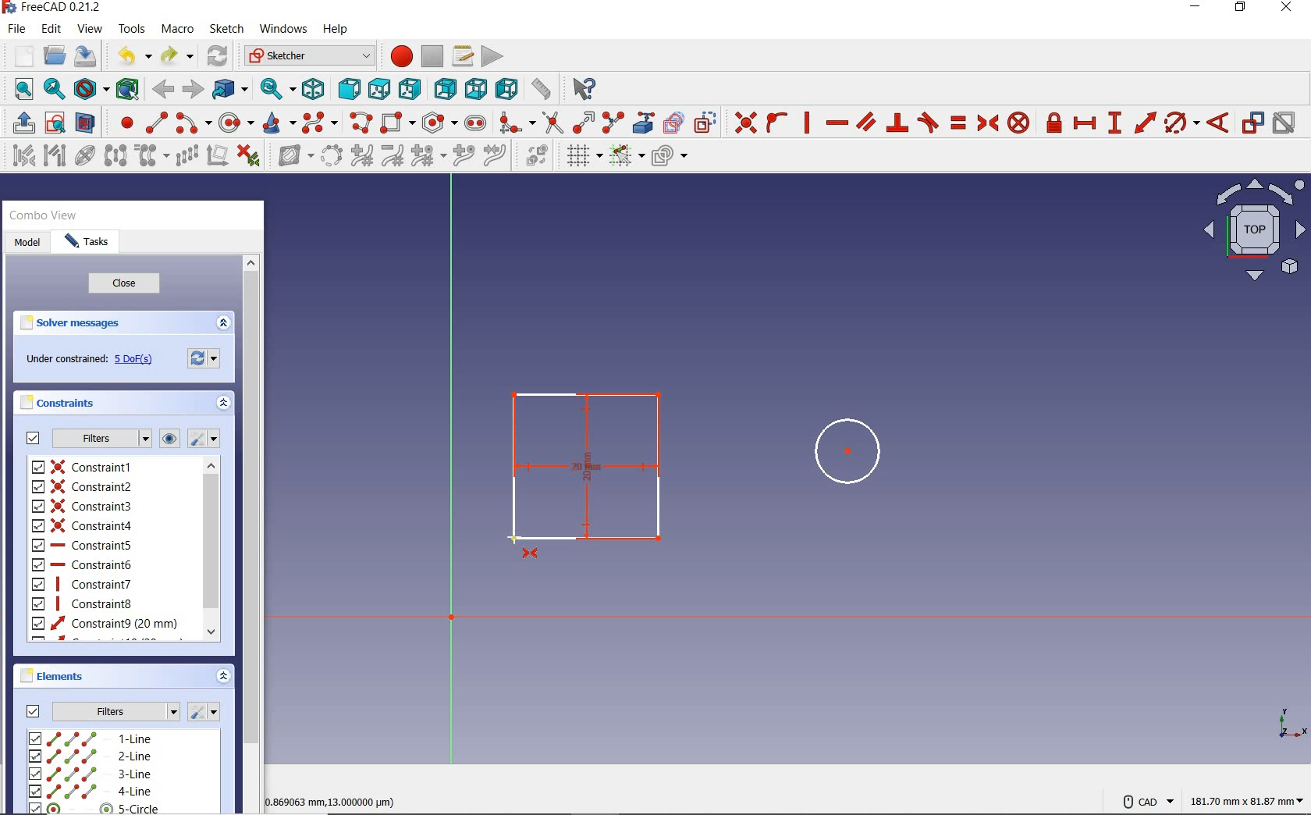 The height and width of the screenshot is (815, 1311). I want to click on constrain arc or circle, so click(1181, 123).